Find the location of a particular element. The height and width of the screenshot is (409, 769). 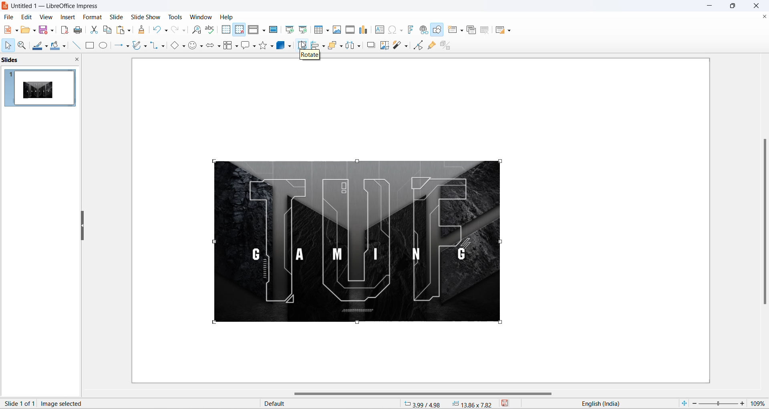

image selection markup is located at coordinates (213, 323).